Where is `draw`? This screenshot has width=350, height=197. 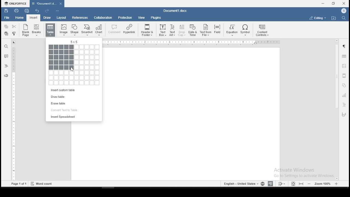 draw is located at coordinates (47, 18).